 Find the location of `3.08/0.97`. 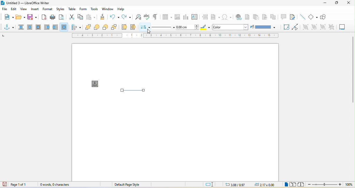

3.08/0.97 is located at coordinates (237, 184).